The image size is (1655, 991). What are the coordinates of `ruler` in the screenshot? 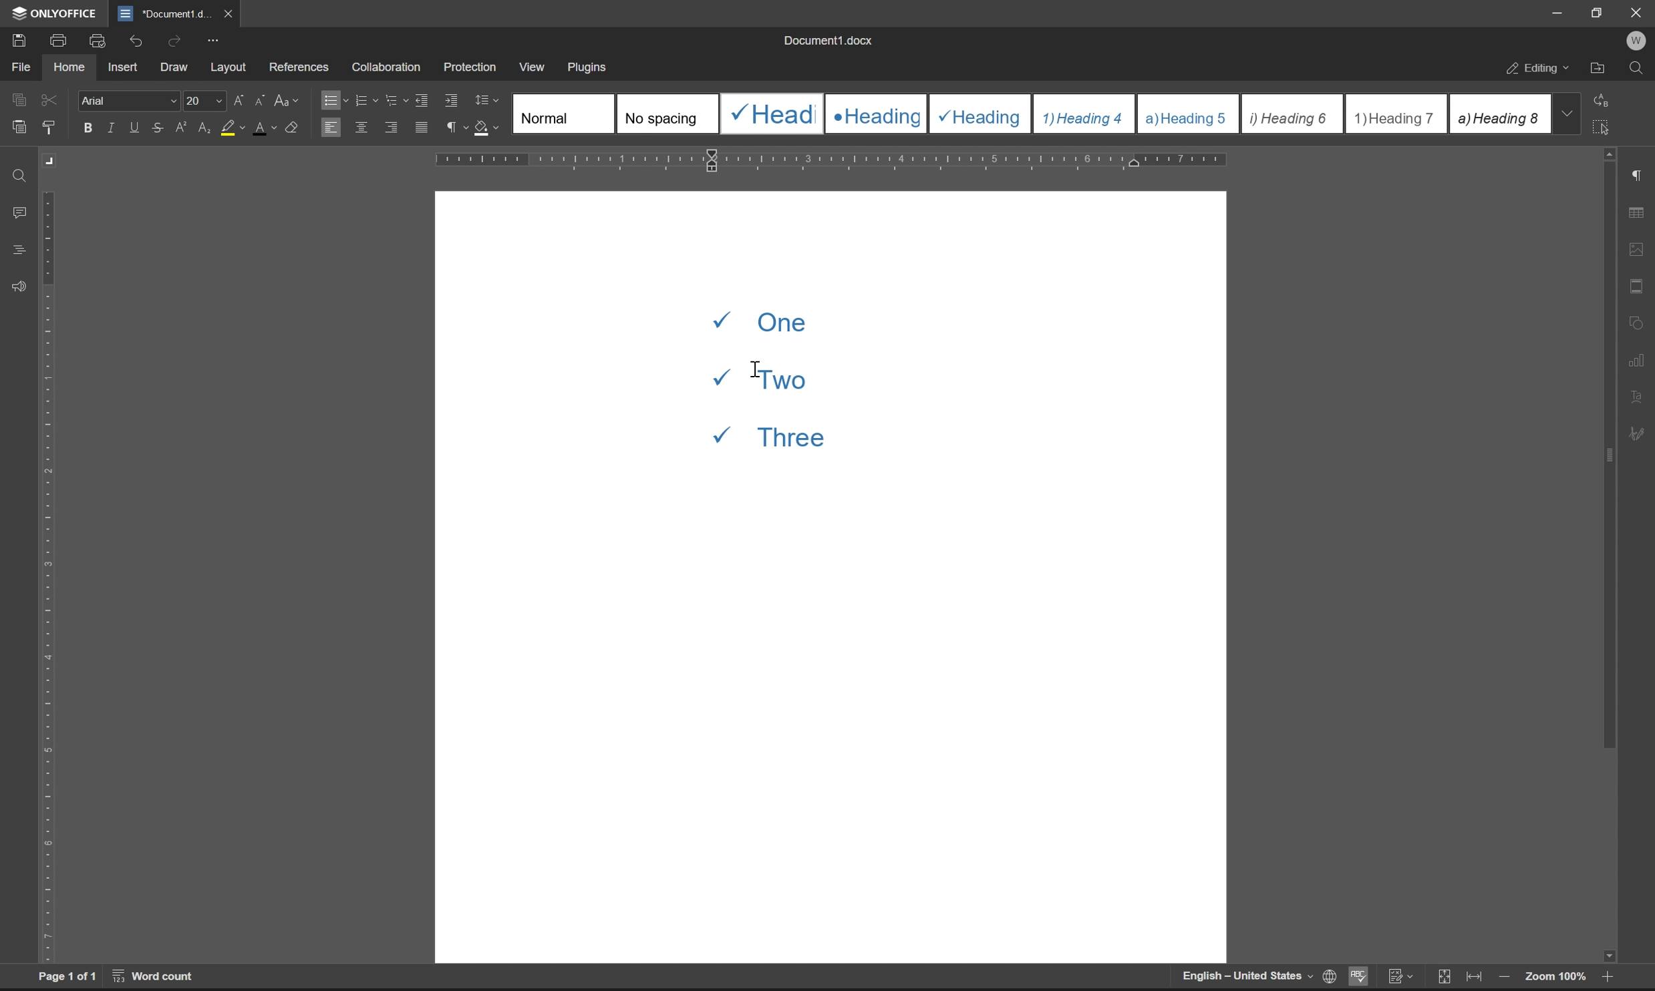 It's located at (832, 161).